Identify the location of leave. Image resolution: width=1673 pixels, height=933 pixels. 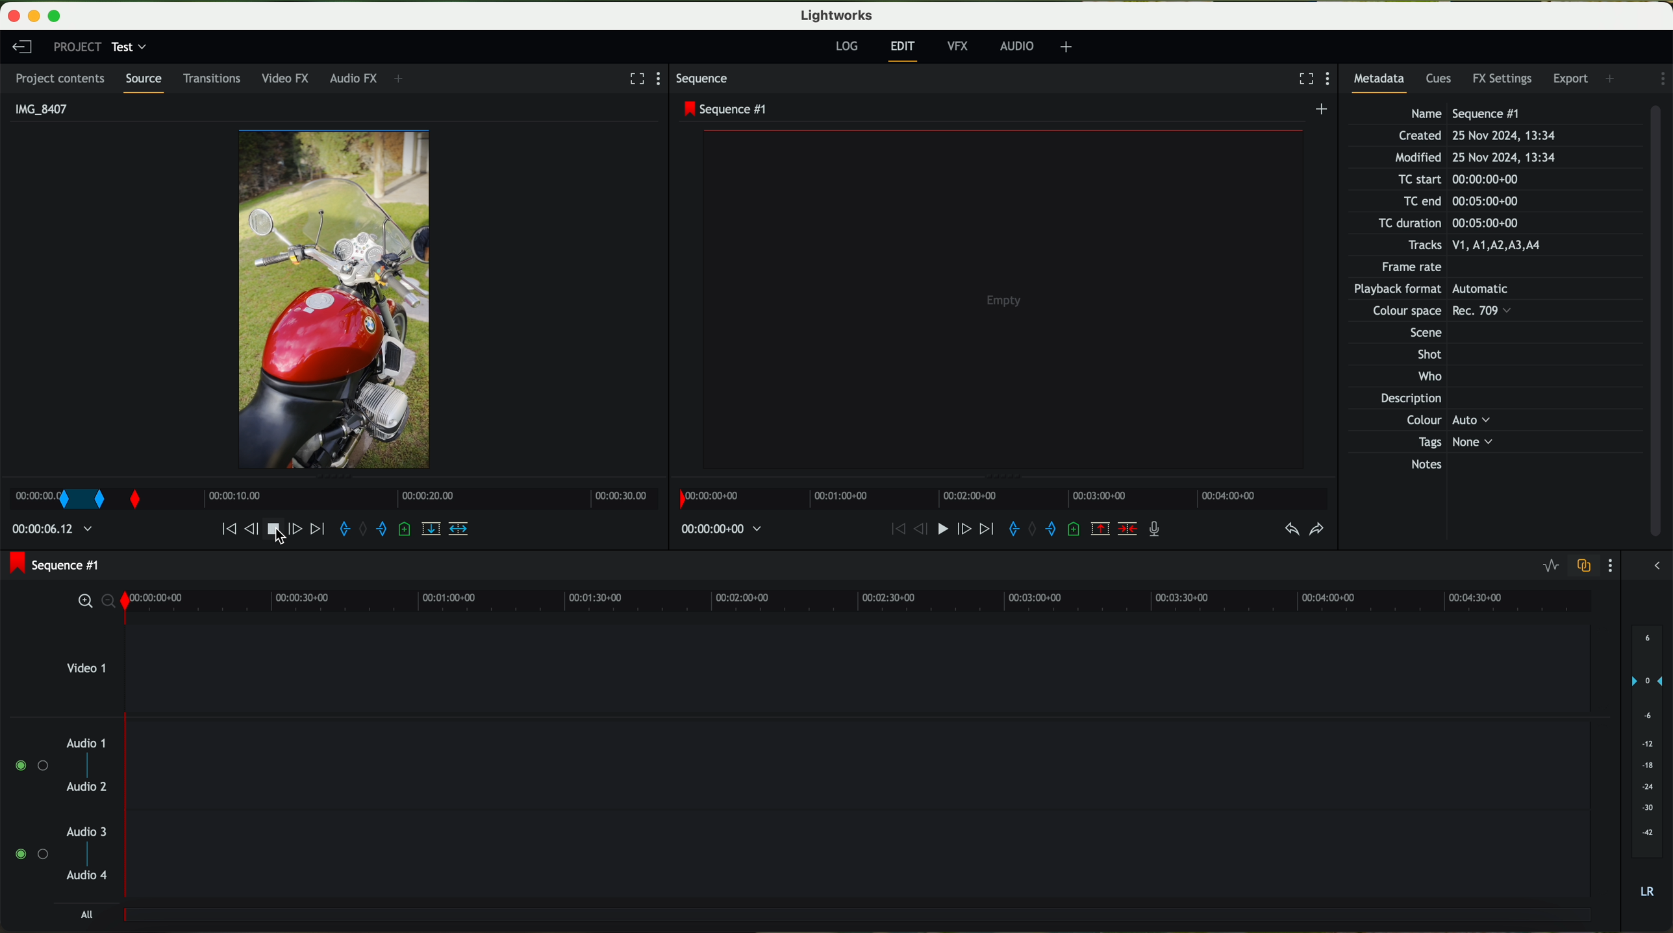
(20, 46).